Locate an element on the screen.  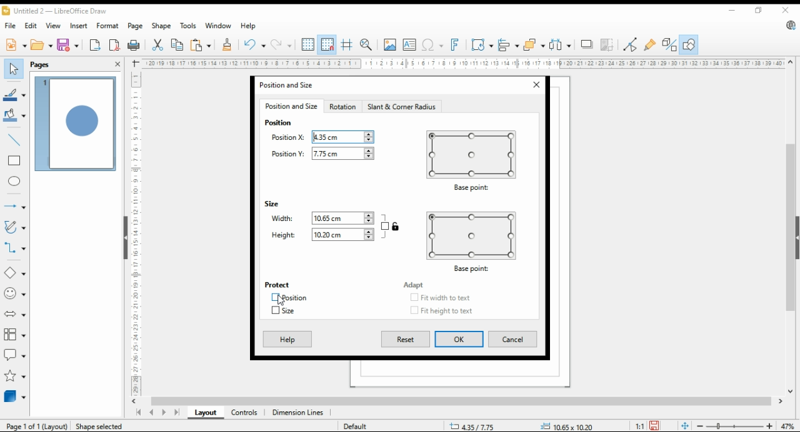
copy is located at coordinates (177, 45).